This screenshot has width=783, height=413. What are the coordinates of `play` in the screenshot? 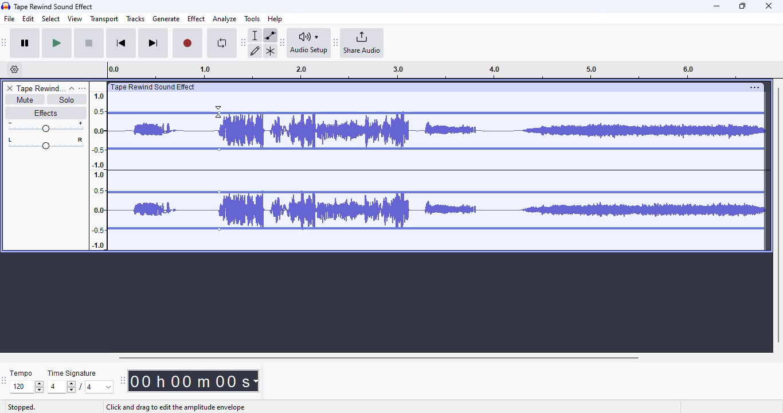 It's located at (57, 44).